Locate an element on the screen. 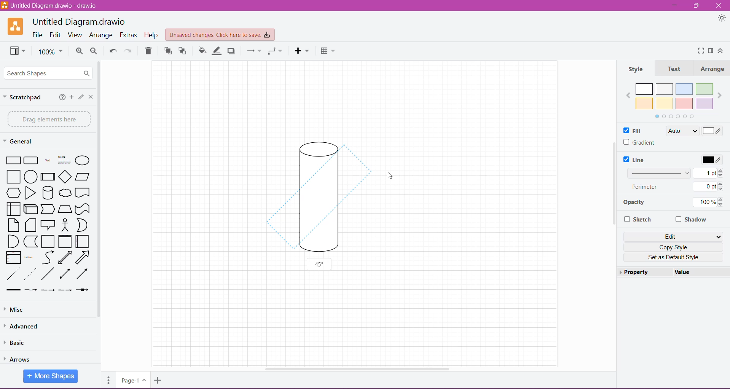  Edit is located at coordinates (55, 35).